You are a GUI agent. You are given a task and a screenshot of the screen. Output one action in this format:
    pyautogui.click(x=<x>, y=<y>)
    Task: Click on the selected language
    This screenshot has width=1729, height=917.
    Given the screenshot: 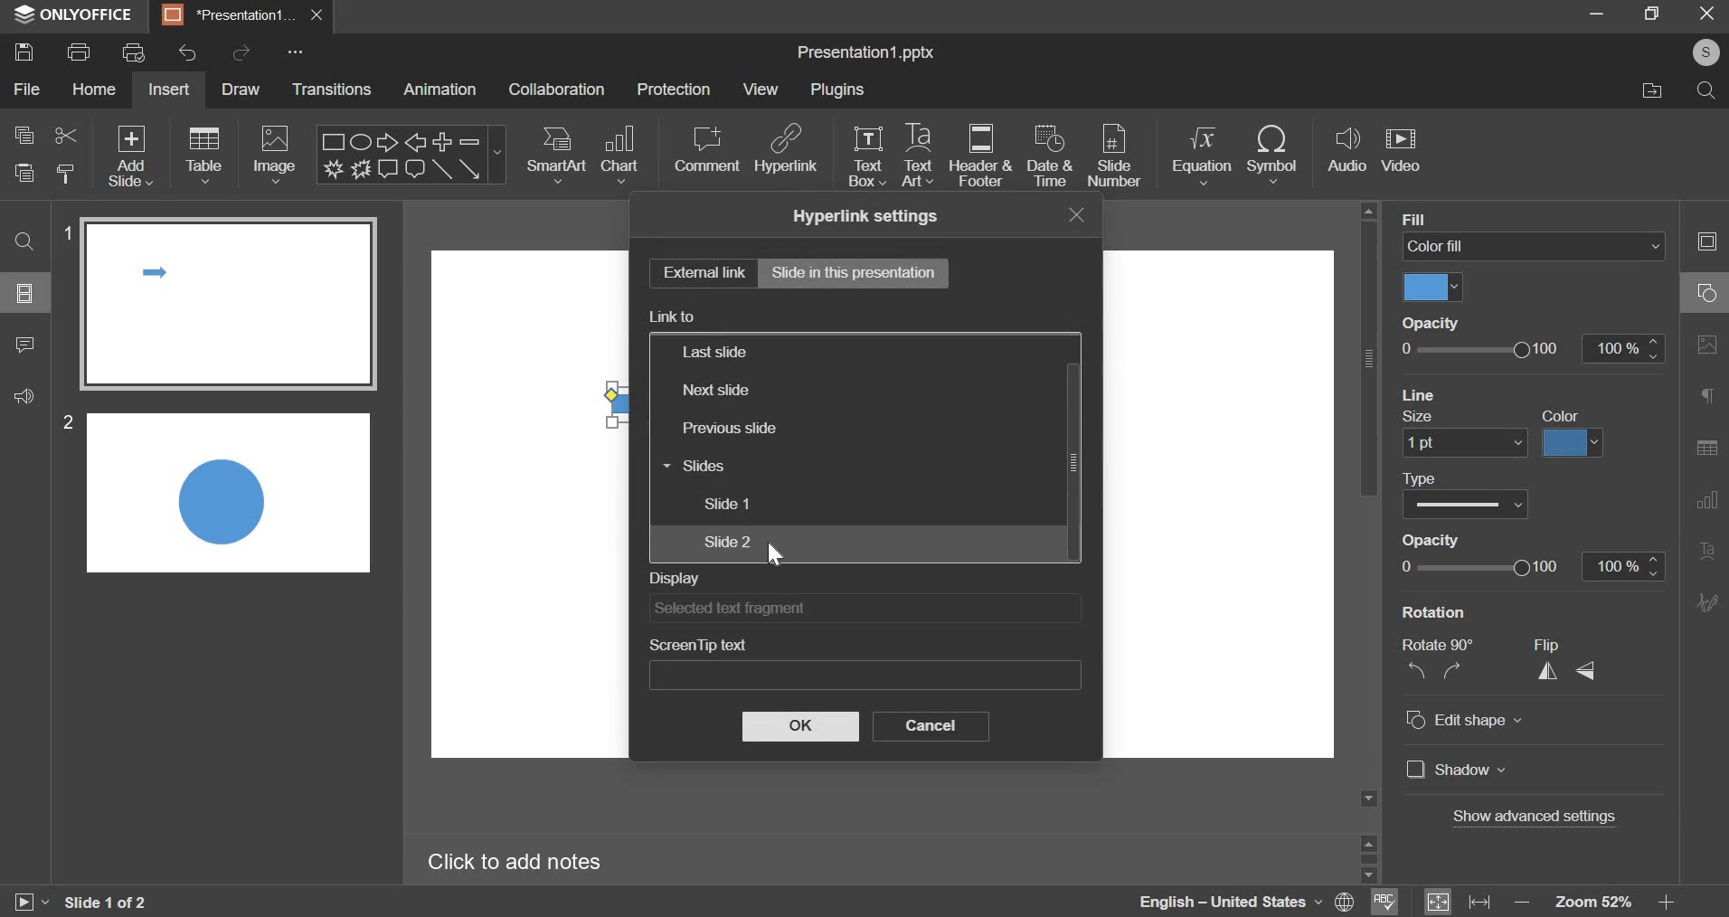 What is the action you would take?
    pyautogui.click(x=1246, y=903)
    